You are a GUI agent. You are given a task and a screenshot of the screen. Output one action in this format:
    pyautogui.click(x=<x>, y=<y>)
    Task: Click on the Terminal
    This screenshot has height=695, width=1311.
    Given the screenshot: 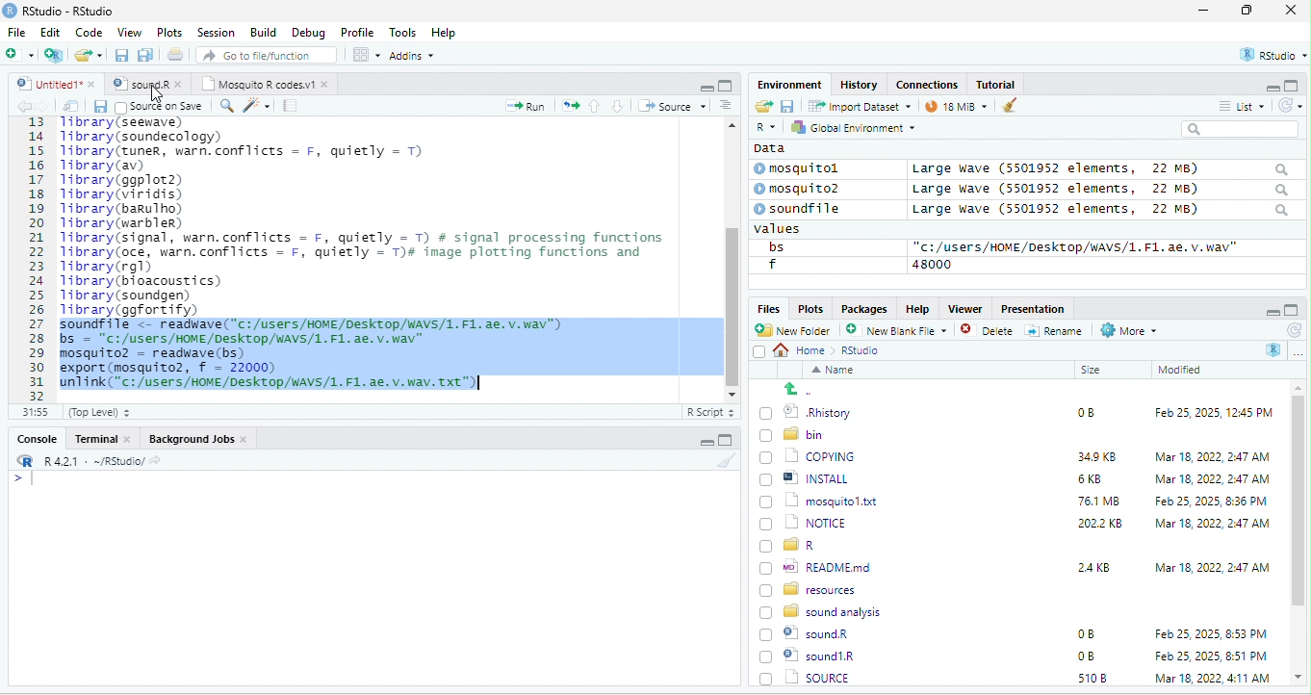 What is the action you would take?
    pyautogui.click(x=103, y=438)
    